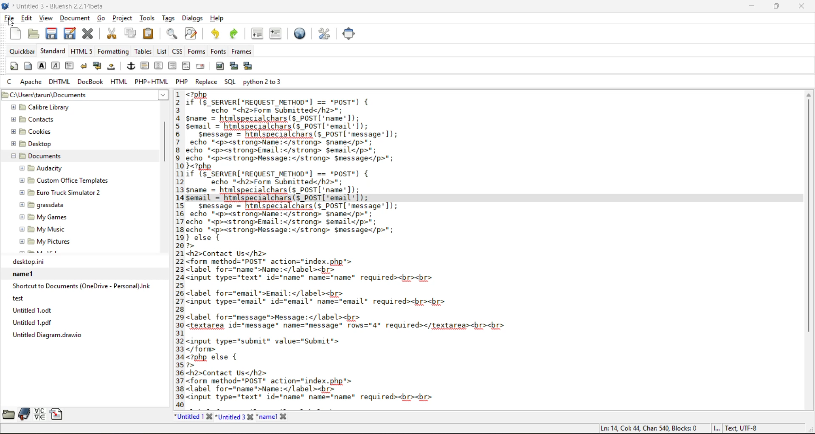  Describe the element at coordinates (98, 67) in the screenshot. I see `break and clear` at that location.